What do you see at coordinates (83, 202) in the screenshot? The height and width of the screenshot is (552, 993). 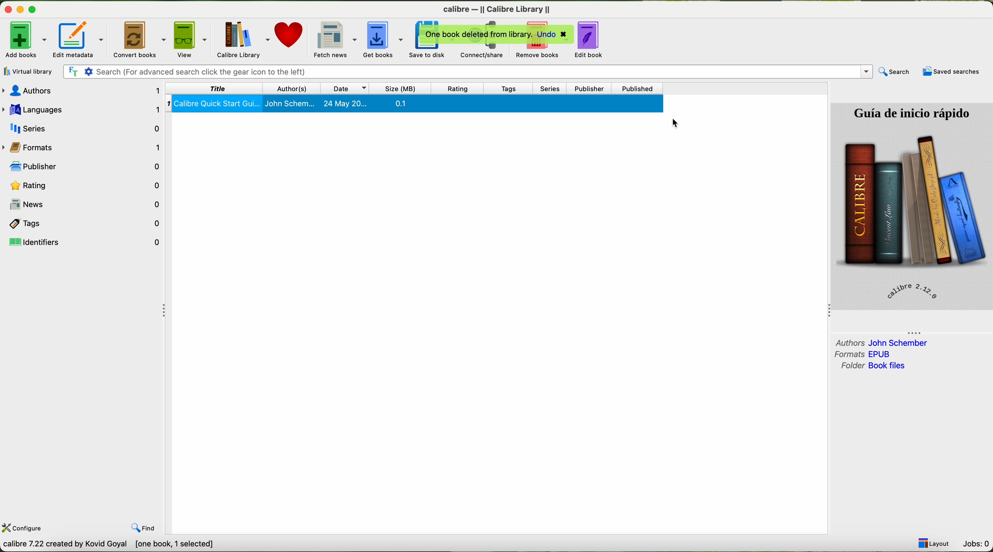 I see `news` at bounding box center [83, 202].